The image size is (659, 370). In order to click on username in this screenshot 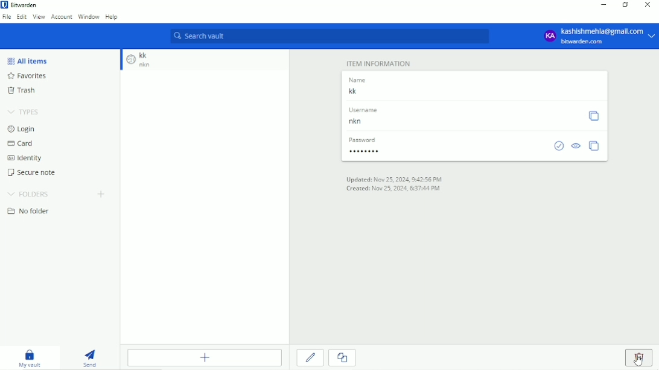, I will do `click(363, 110)`.